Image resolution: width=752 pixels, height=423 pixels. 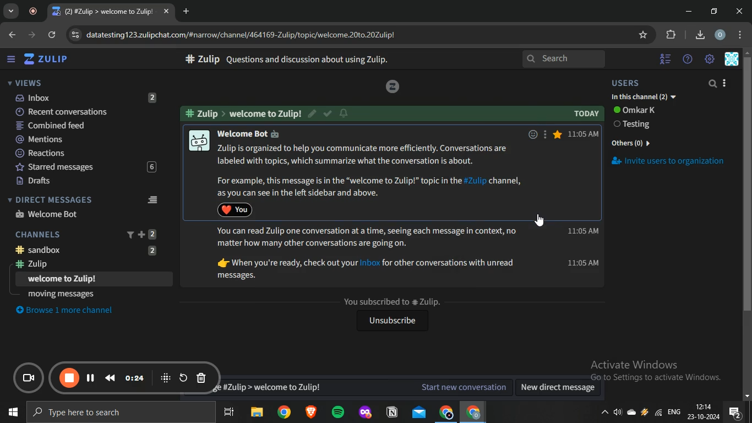 I want to click on text, so click(x=244, y=113).